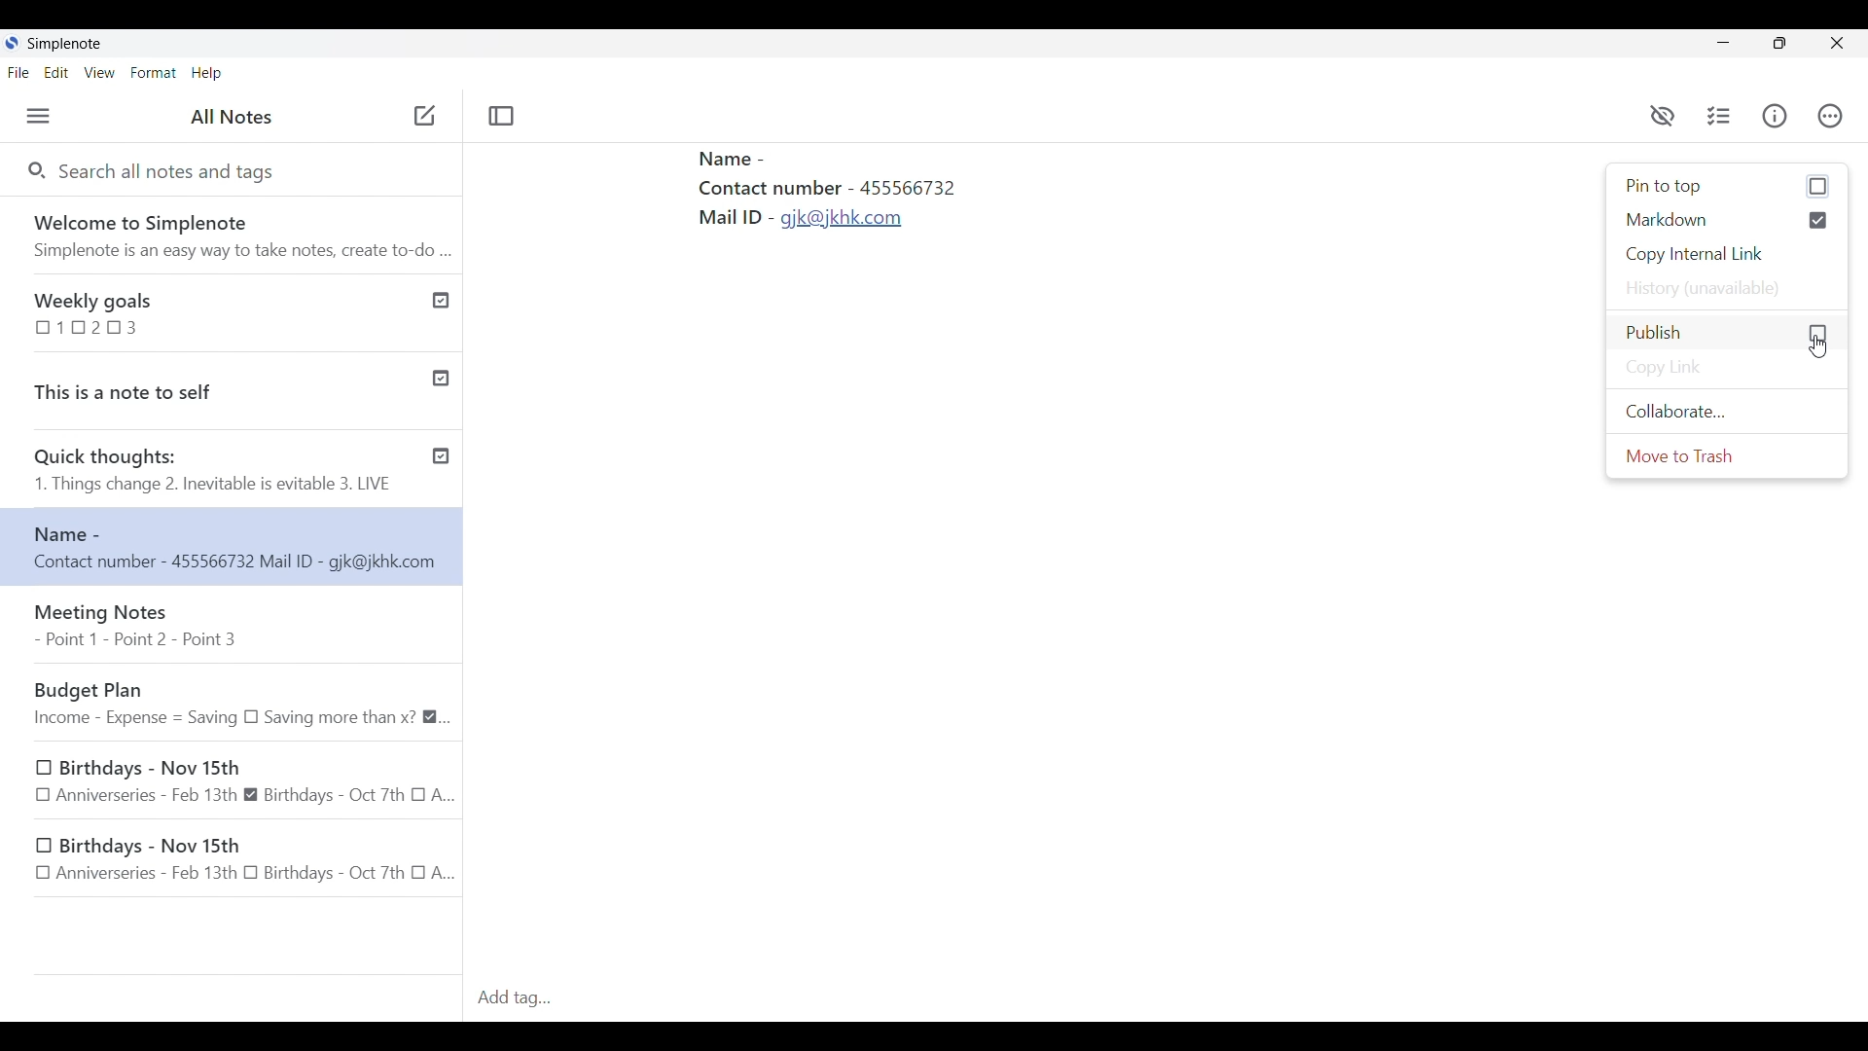 This screenshot has height=1051, width=1868. I want to click on Software welcome note, so click(230, 232).